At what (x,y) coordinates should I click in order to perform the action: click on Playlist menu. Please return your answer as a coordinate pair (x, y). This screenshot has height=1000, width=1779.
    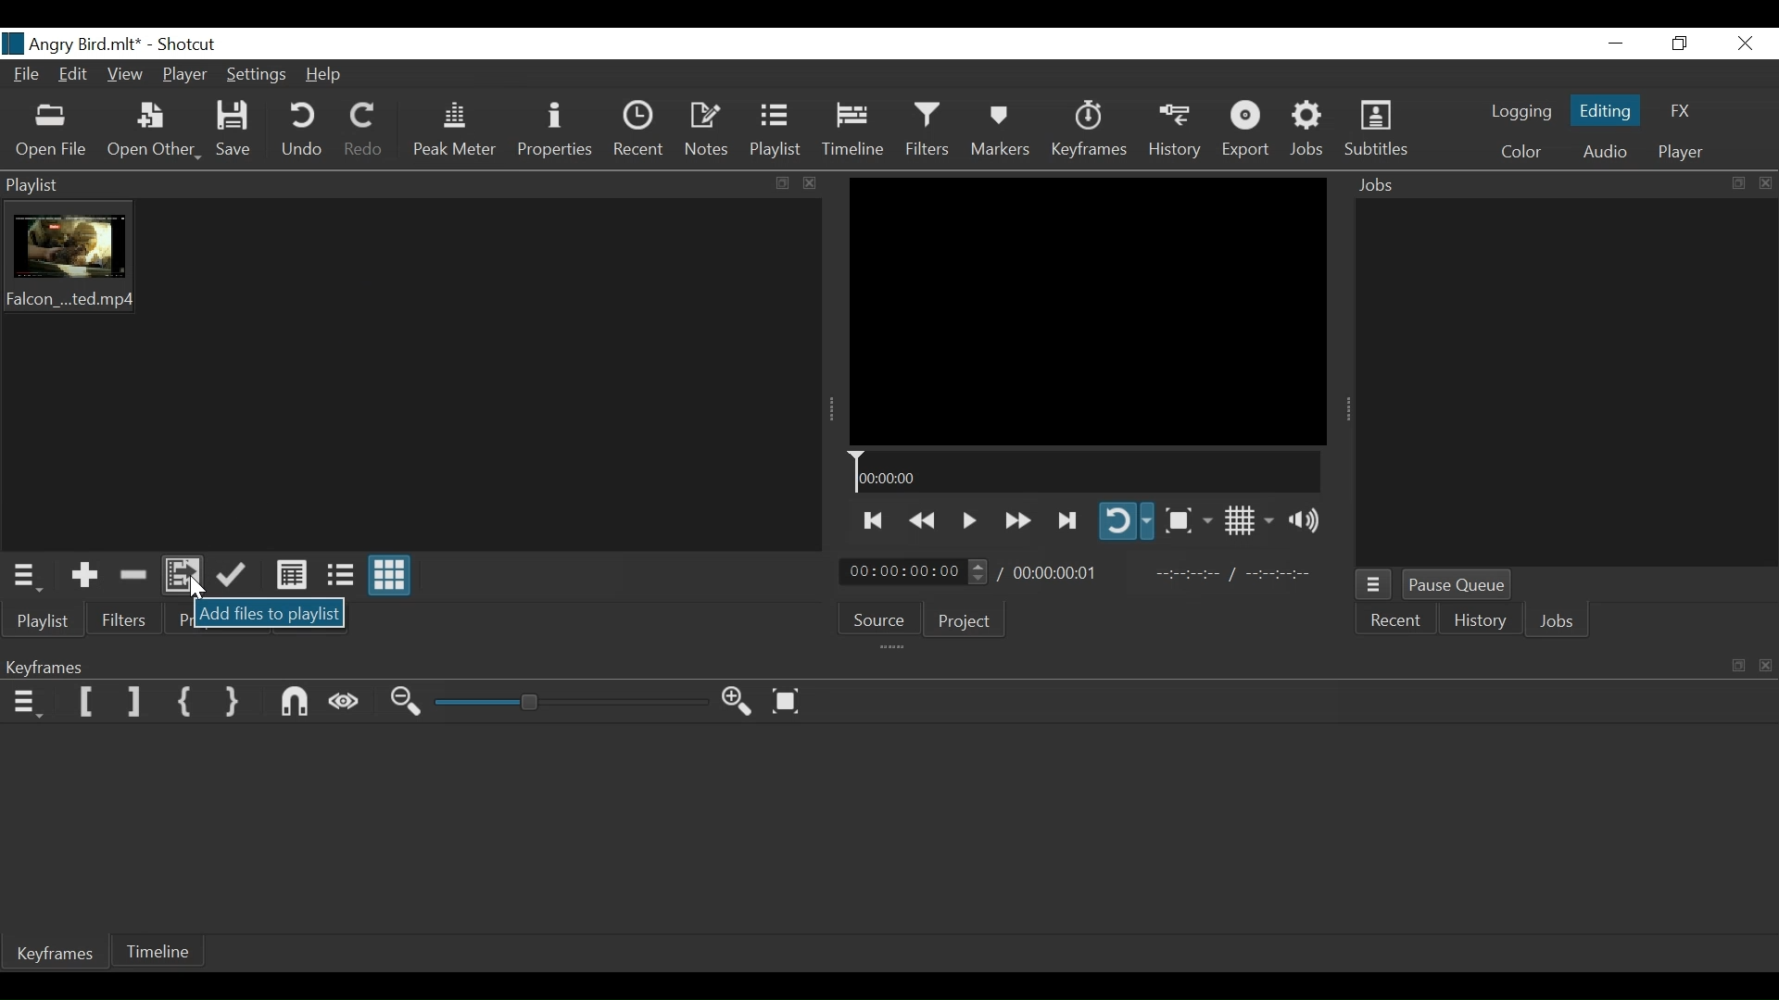
    Looking at the image, I should click on (419, 188).